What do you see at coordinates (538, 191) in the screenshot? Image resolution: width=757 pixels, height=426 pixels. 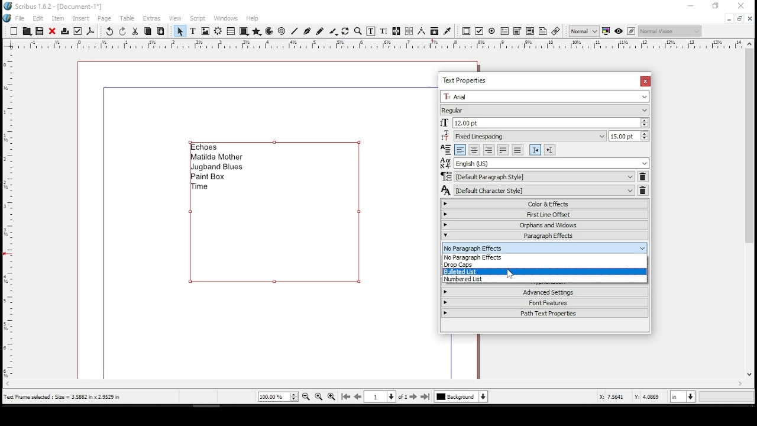 I see `character style` at bounding box center [538, 191].